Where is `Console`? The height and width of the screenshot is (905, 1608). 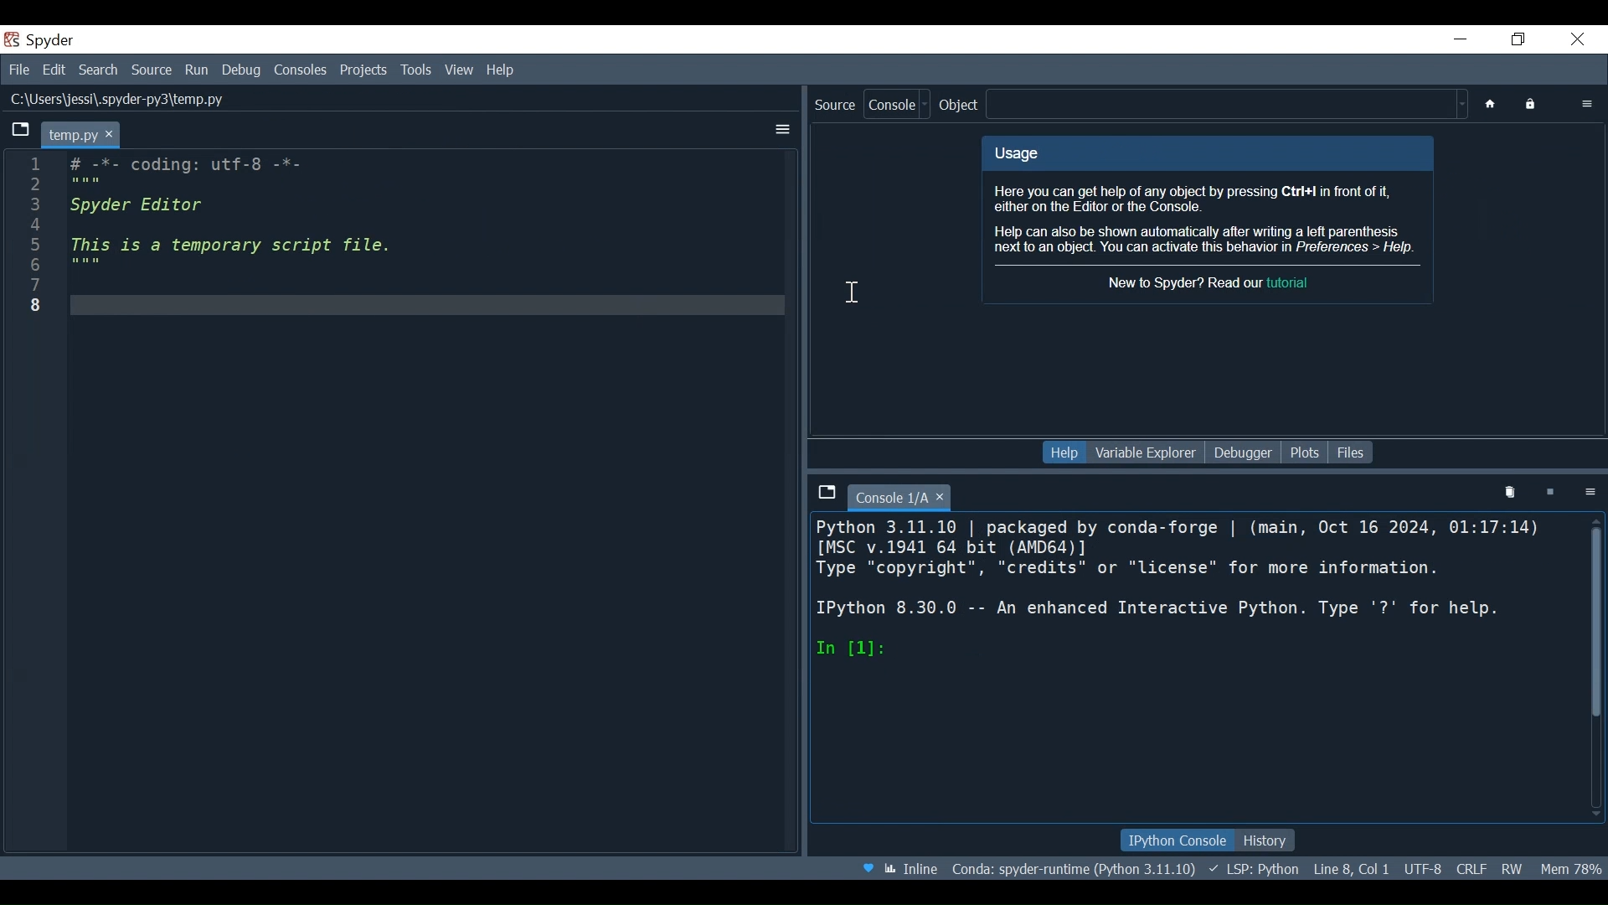
Console is located at coordinates (301, 71).